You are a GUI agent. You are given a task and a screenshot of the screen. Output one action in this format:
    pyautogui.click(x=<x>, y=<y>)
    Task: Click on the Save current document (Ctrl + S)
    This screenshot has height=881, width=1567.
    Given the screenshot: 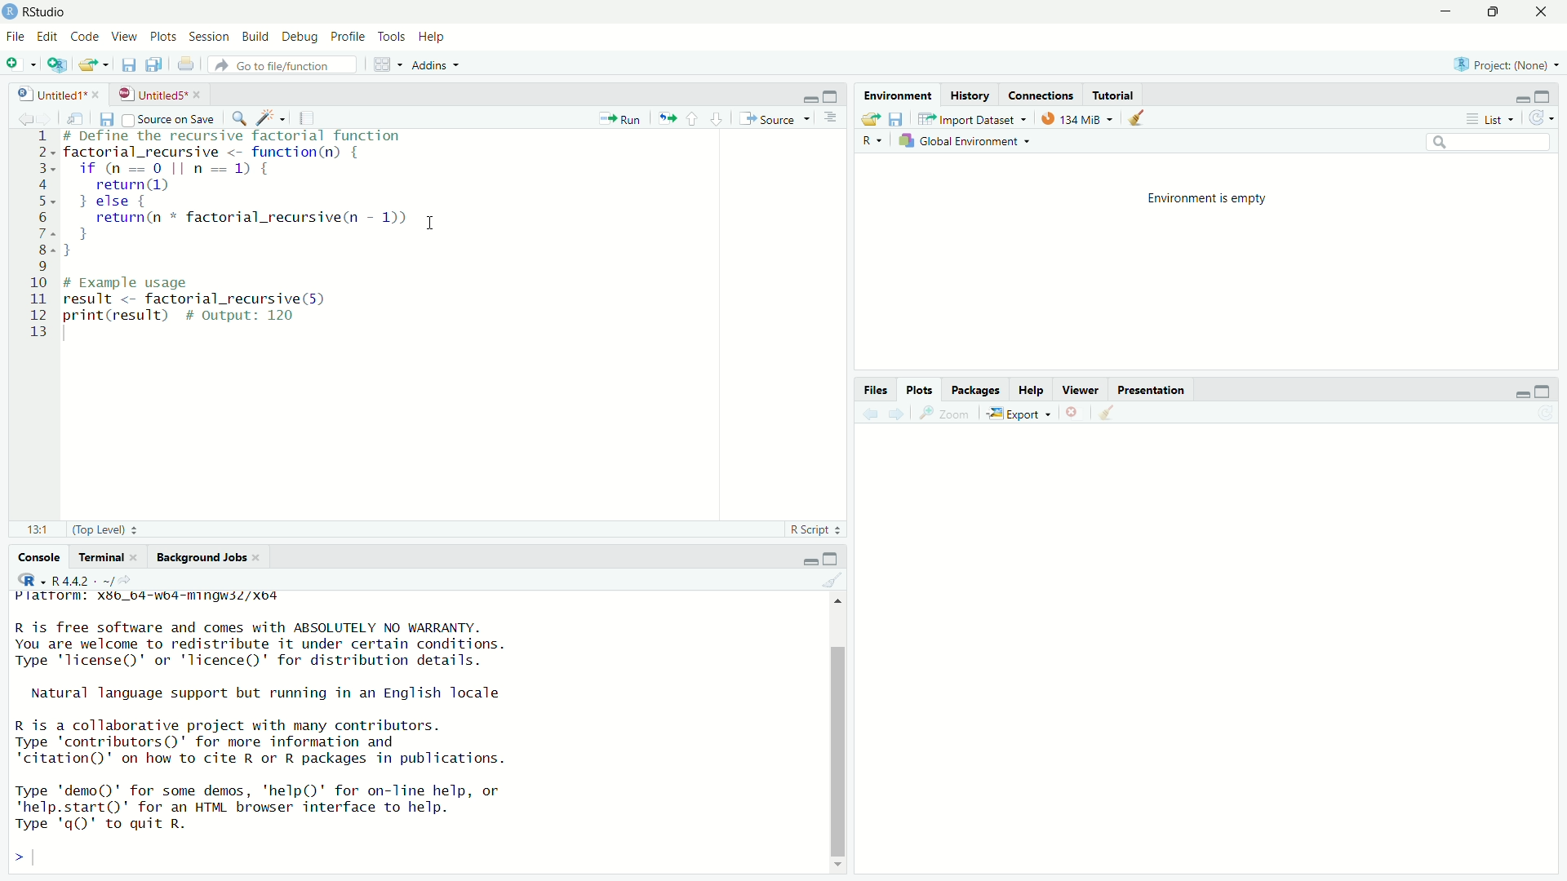 What is the action you would take?
    pyautogui.click(x=130, y=65)
    